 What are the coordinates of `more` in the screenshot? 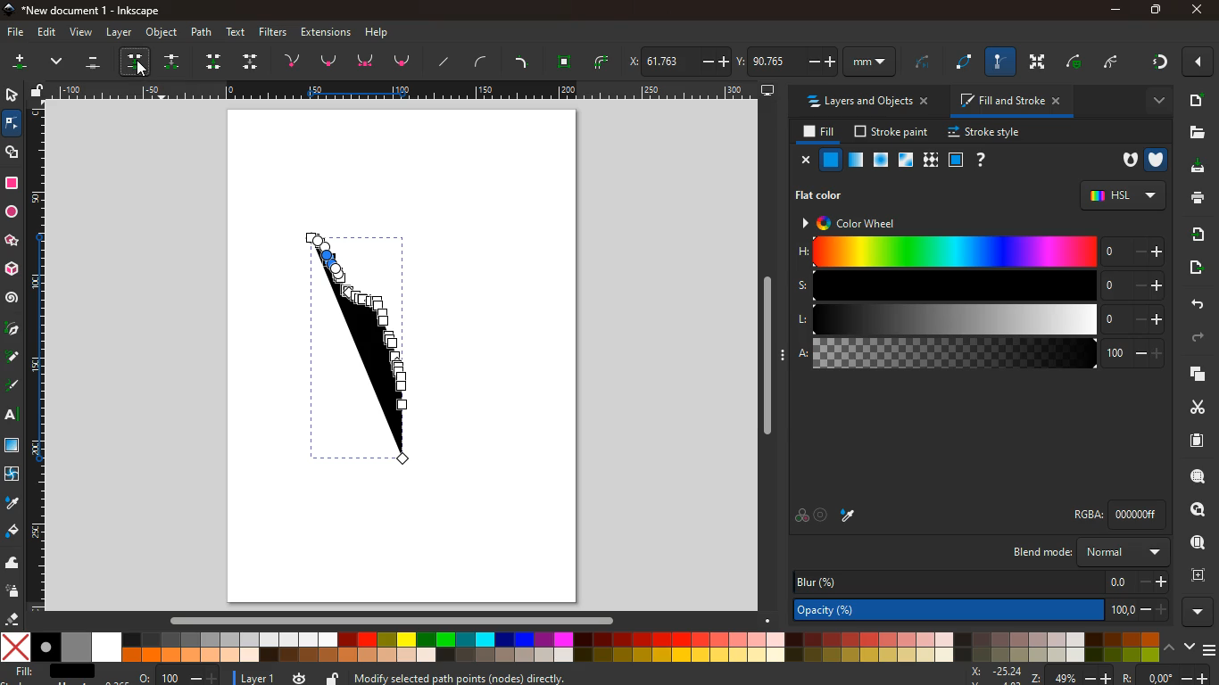 It's located at (19, 64).